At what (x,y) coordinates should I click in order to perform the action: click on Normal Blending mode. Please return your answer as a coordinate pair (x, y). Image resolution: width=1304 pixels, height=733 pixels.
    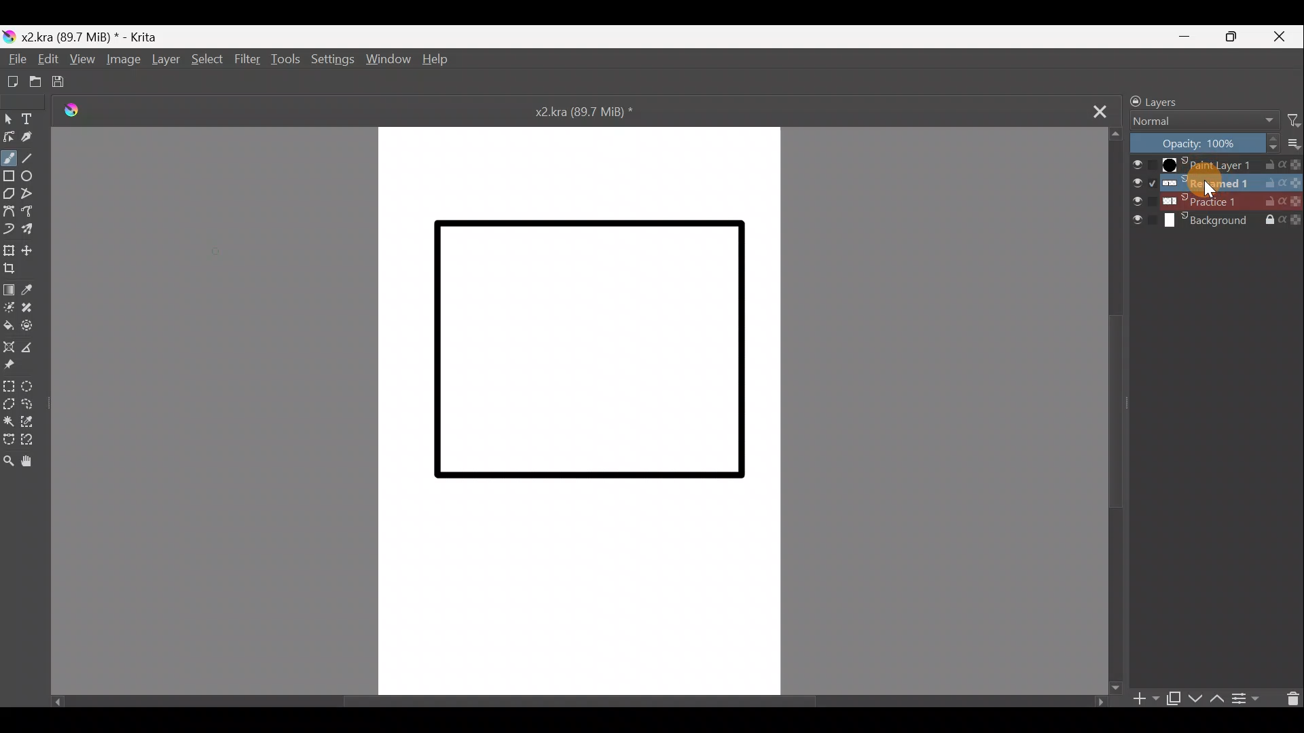
    Looking at the image, I should click on (1201, 119).